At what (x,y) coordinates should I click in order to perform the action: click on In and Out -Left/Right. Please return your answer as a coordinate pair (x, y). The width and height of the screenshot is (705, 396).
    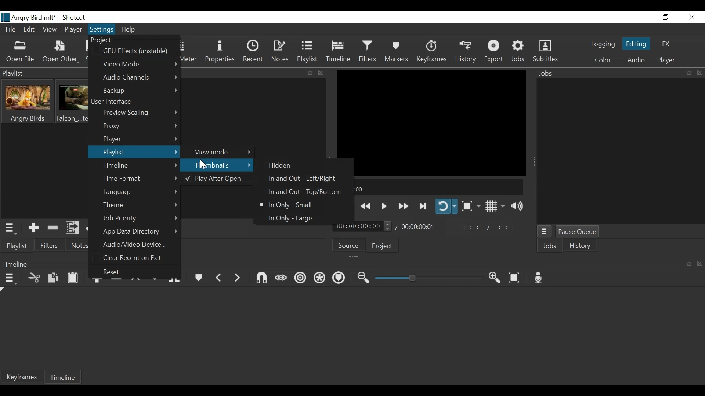
    Looking at the image, I should click on (300, 179).